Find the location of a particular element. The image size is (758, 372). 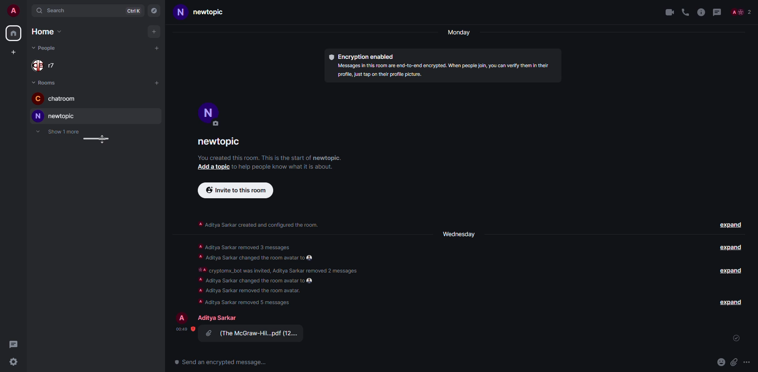

: to help people know what it is about. is located at coordinates (287, 168).